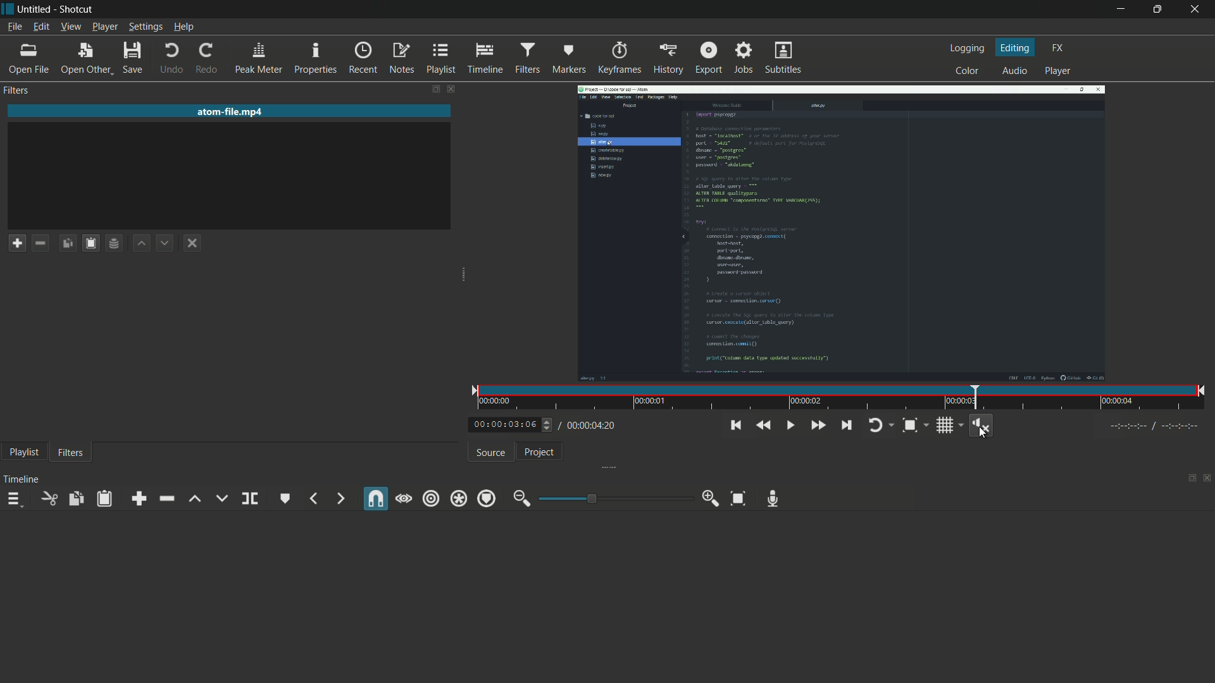  What do you see at coordinates (485, 498) in the screenshot?
I see `ripple marker` at bounding box center [485, 498].